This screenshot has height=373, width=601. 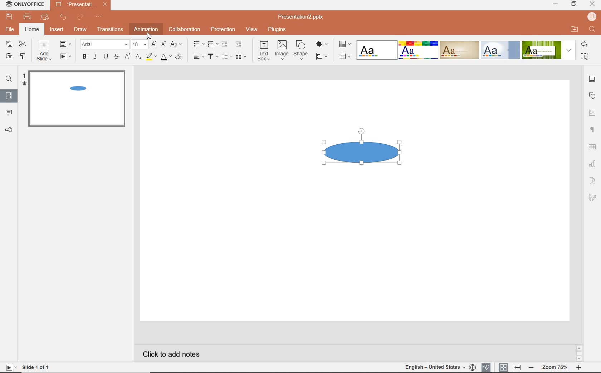 What do you see at coordinates (180, 57) in the screenshot?
I see `CLEAR STYLE` at bounding box center [180, 57].